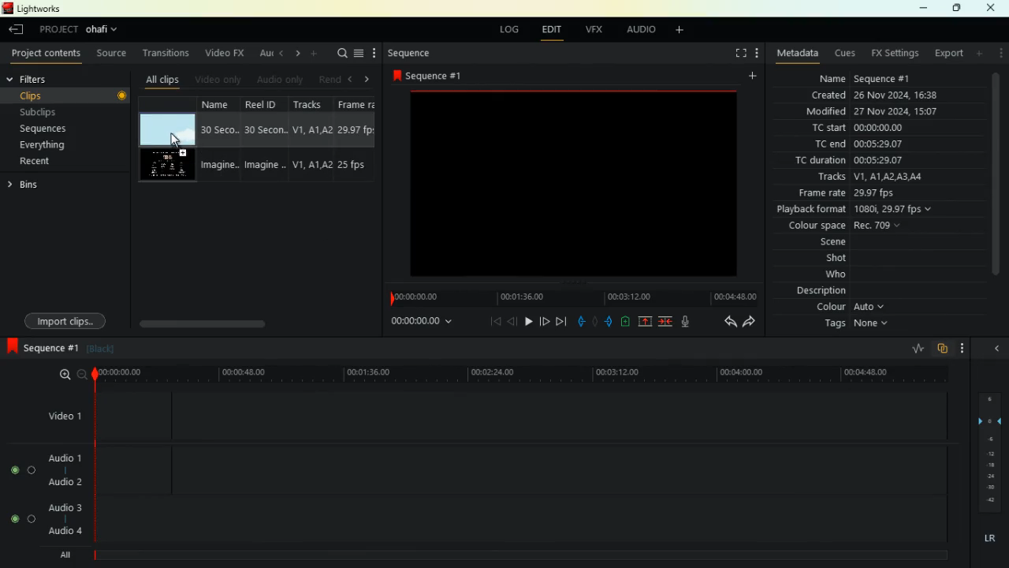  Describe the element at coordinates (168, 53) in the screenshot. I see `transitions` at that location.